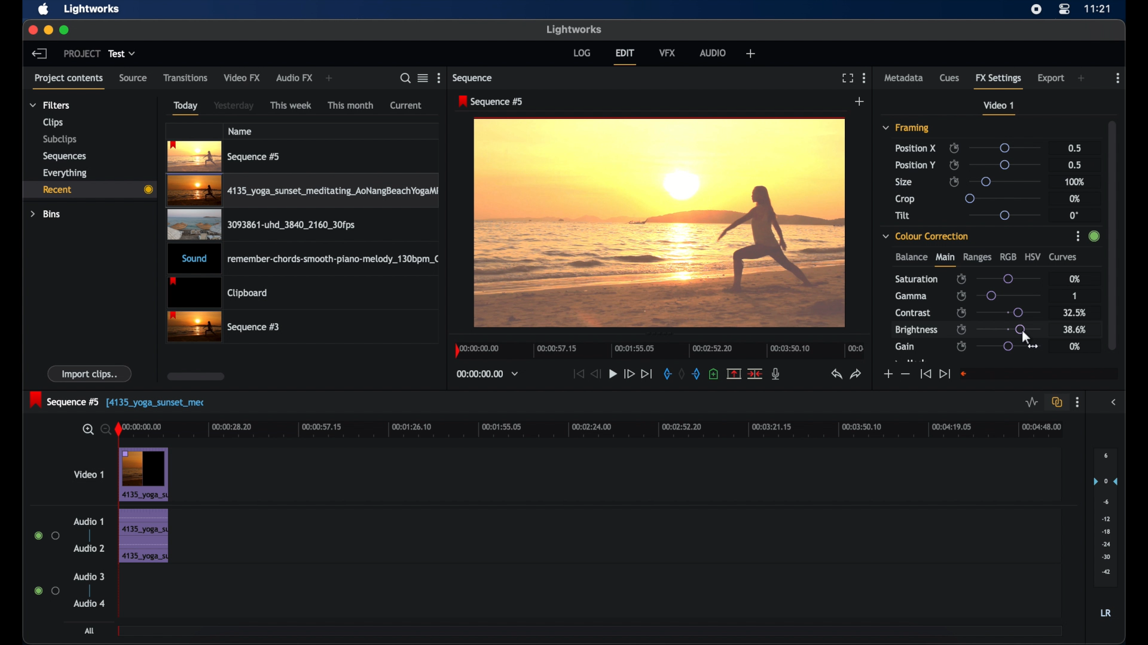  What do you see at coordinates (1009, 295) in the screenshot?
I see `slider` at bounding box center [1009, 295].